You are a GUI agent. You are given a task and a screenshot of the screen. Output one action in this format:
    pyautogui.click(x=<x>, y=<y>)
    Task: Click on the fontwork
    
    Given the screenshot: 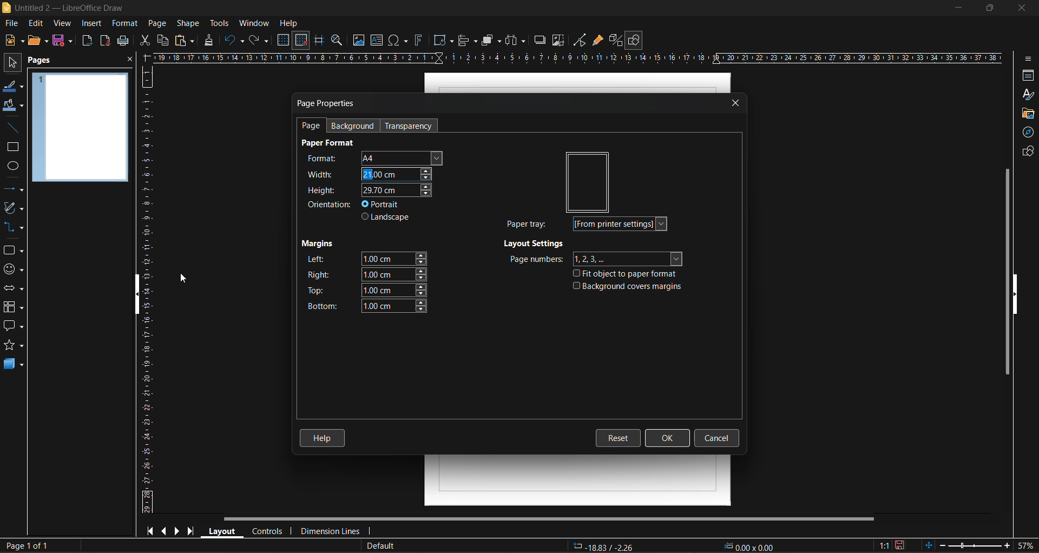 What is the action you would take?
    pyautogui.click(x=418, y=42)
    